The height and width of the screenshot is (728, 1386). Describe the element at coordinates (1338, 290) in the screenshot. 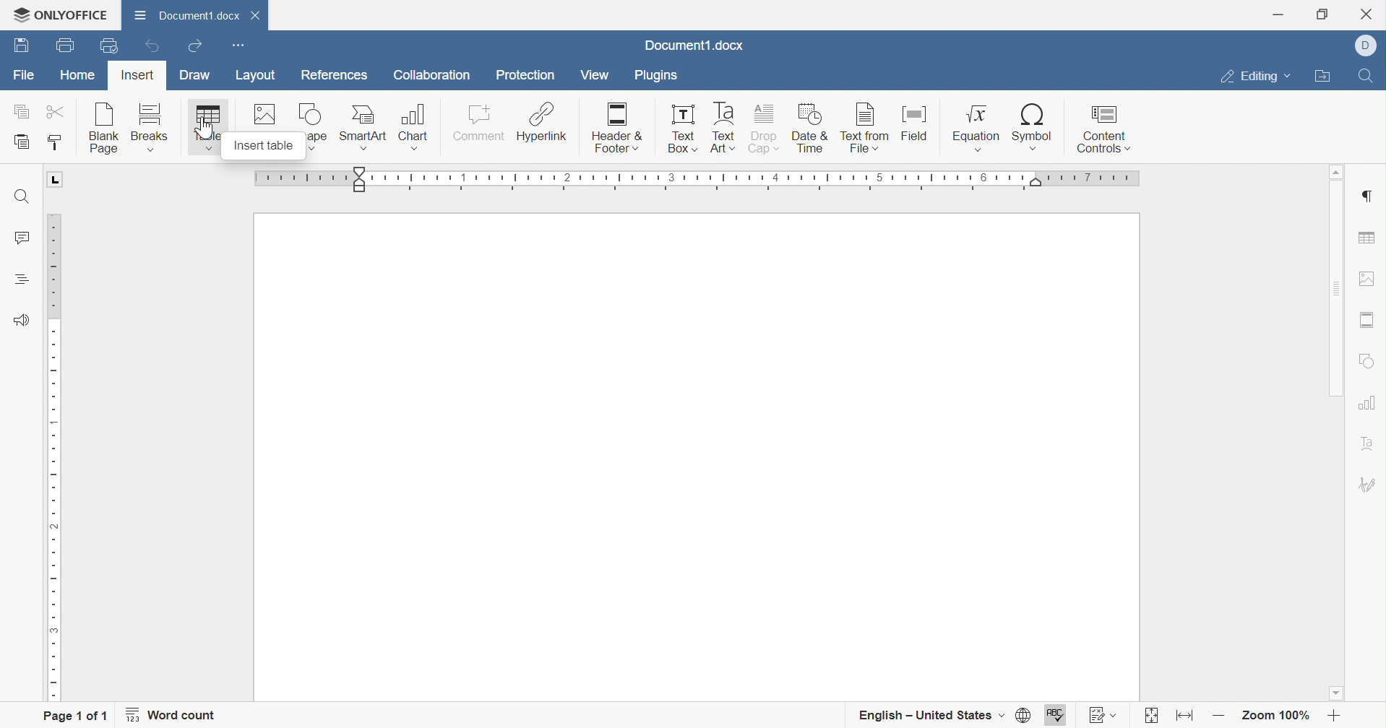

I see `Scroll bar` at that location.